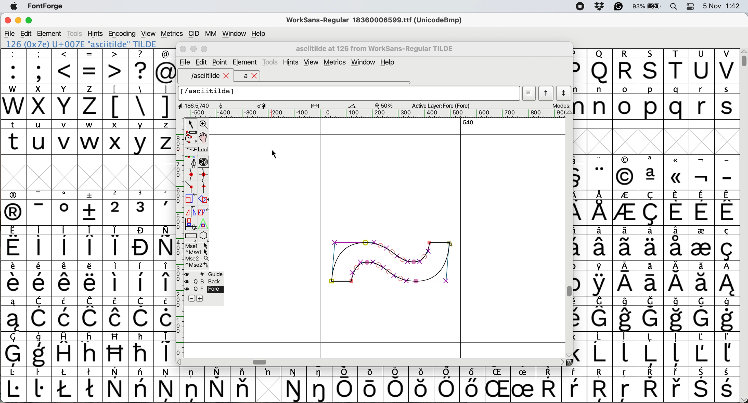 The height and width of the screenshot is (403, 748). I want to click on , so click(600, 66).